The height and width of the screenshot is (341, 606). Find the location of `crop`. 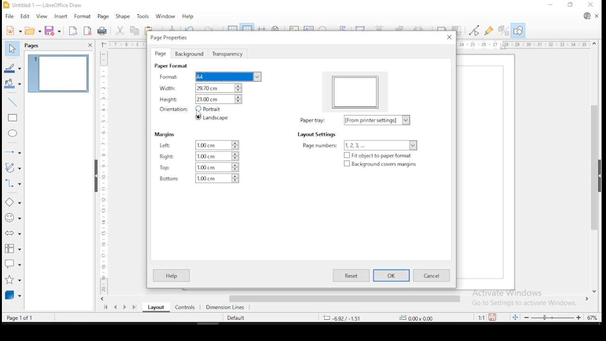

crop is located at coordinates (457, 30).